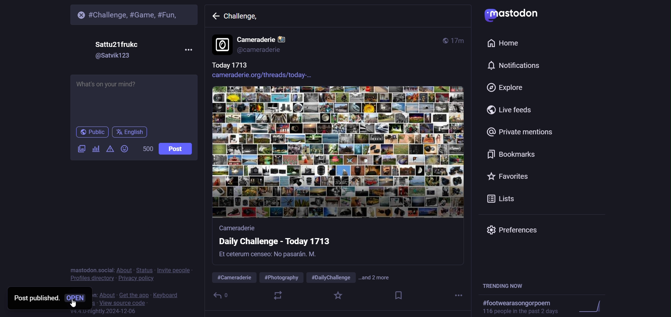  What do you see at coordinates (520, 132) in the screenshot?
I see `private mention` at bounding box center [520, 132].